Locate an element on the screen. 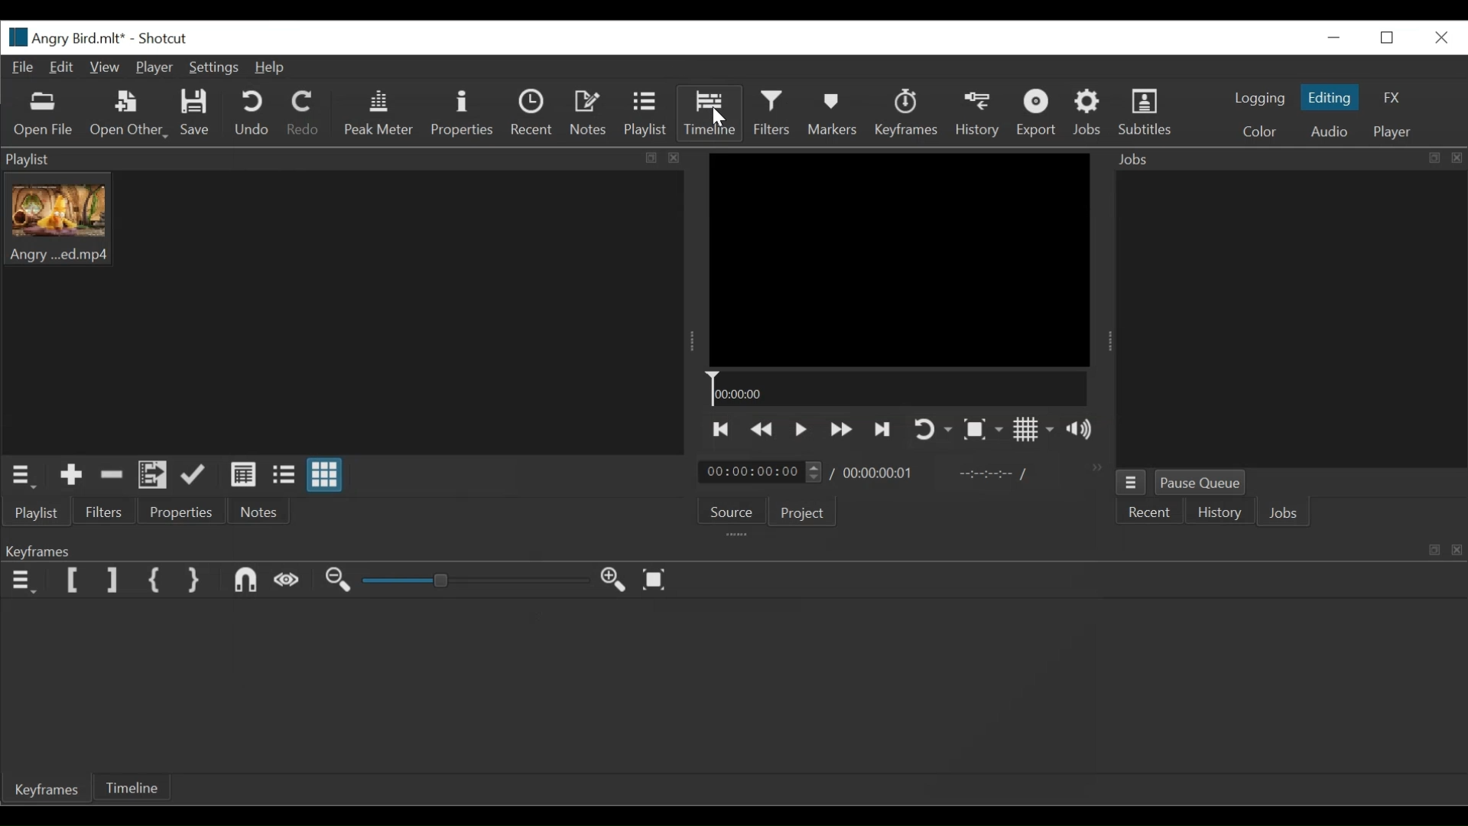  Shotcut is located at coordinates (162, 38).